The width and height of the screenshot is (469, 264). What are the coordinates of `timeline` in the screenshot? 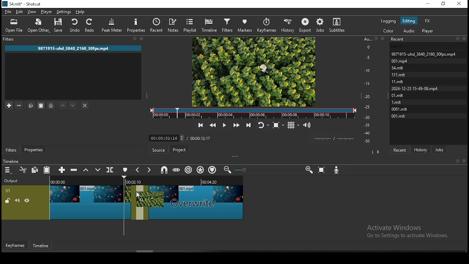 It's located at (41, 247).